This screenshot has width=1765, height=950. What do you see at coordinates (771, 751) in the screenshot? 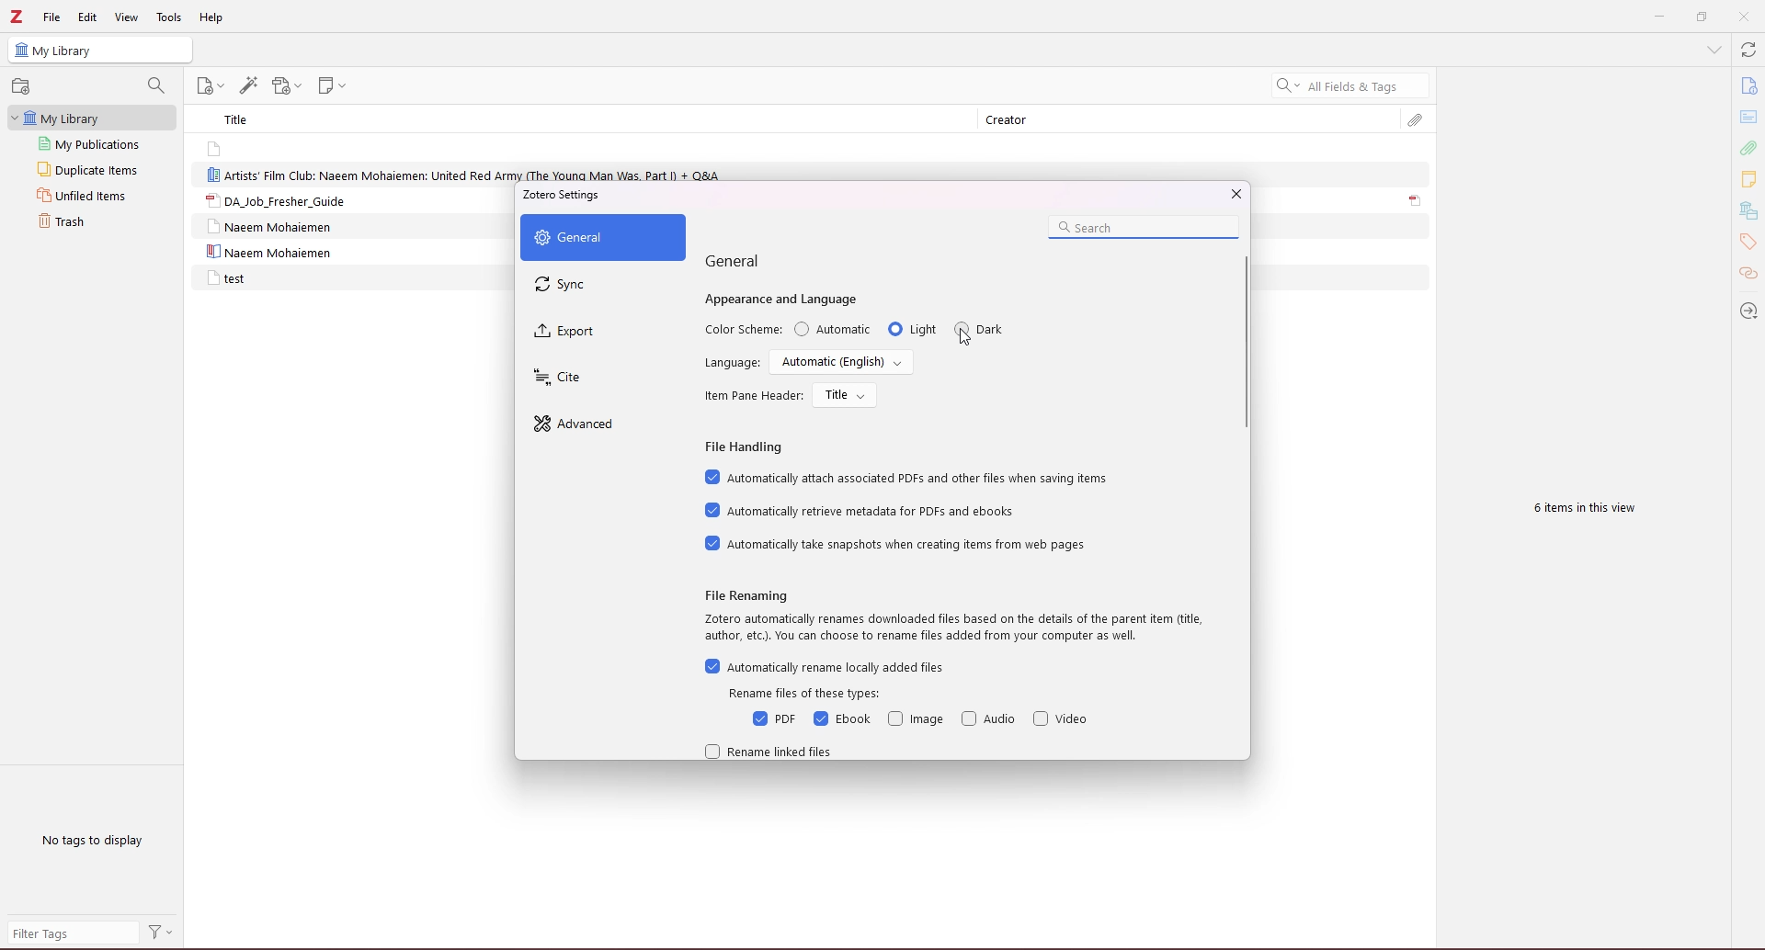
I see `rename linked files` at bounding box center [771, 751].